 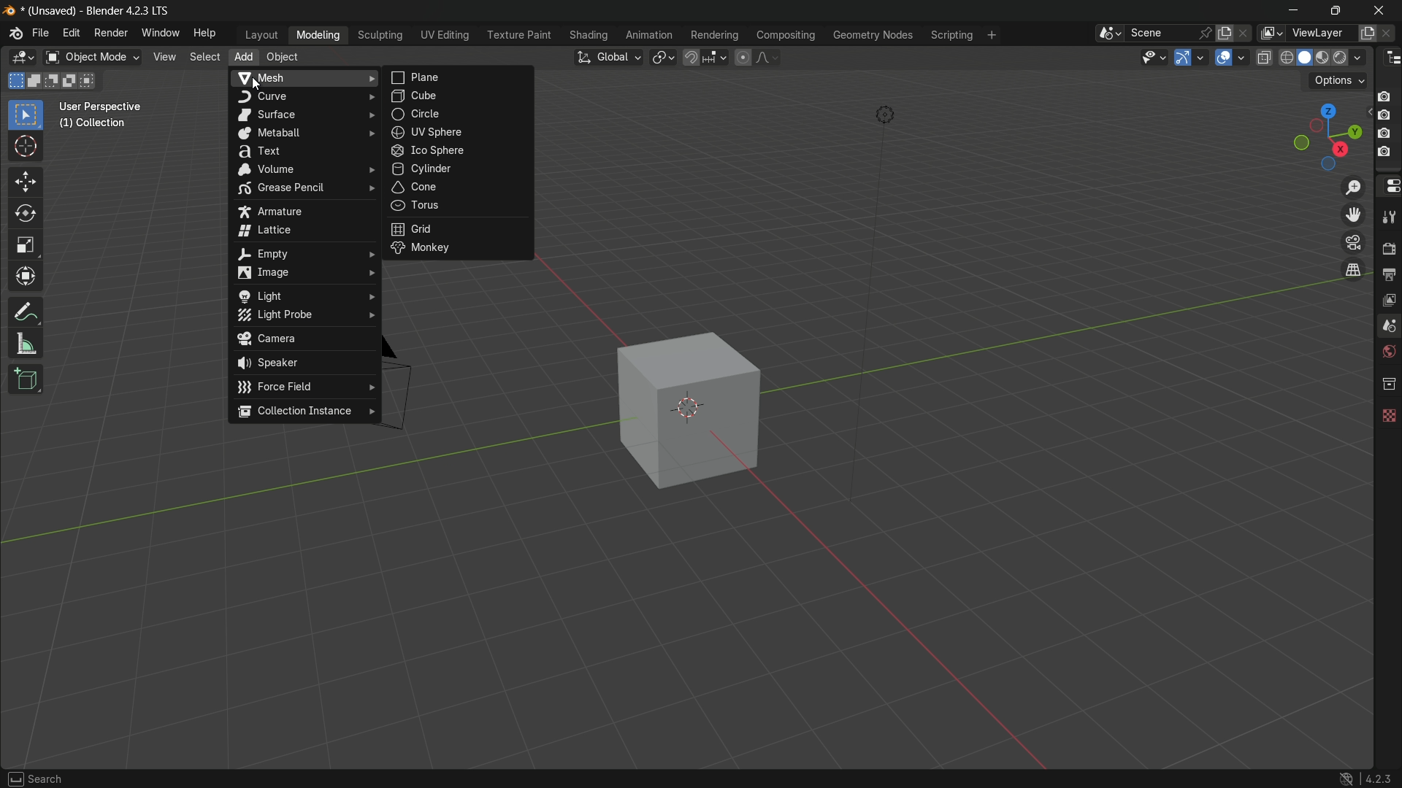 I want to click on empty, so click(x=304, y=252).